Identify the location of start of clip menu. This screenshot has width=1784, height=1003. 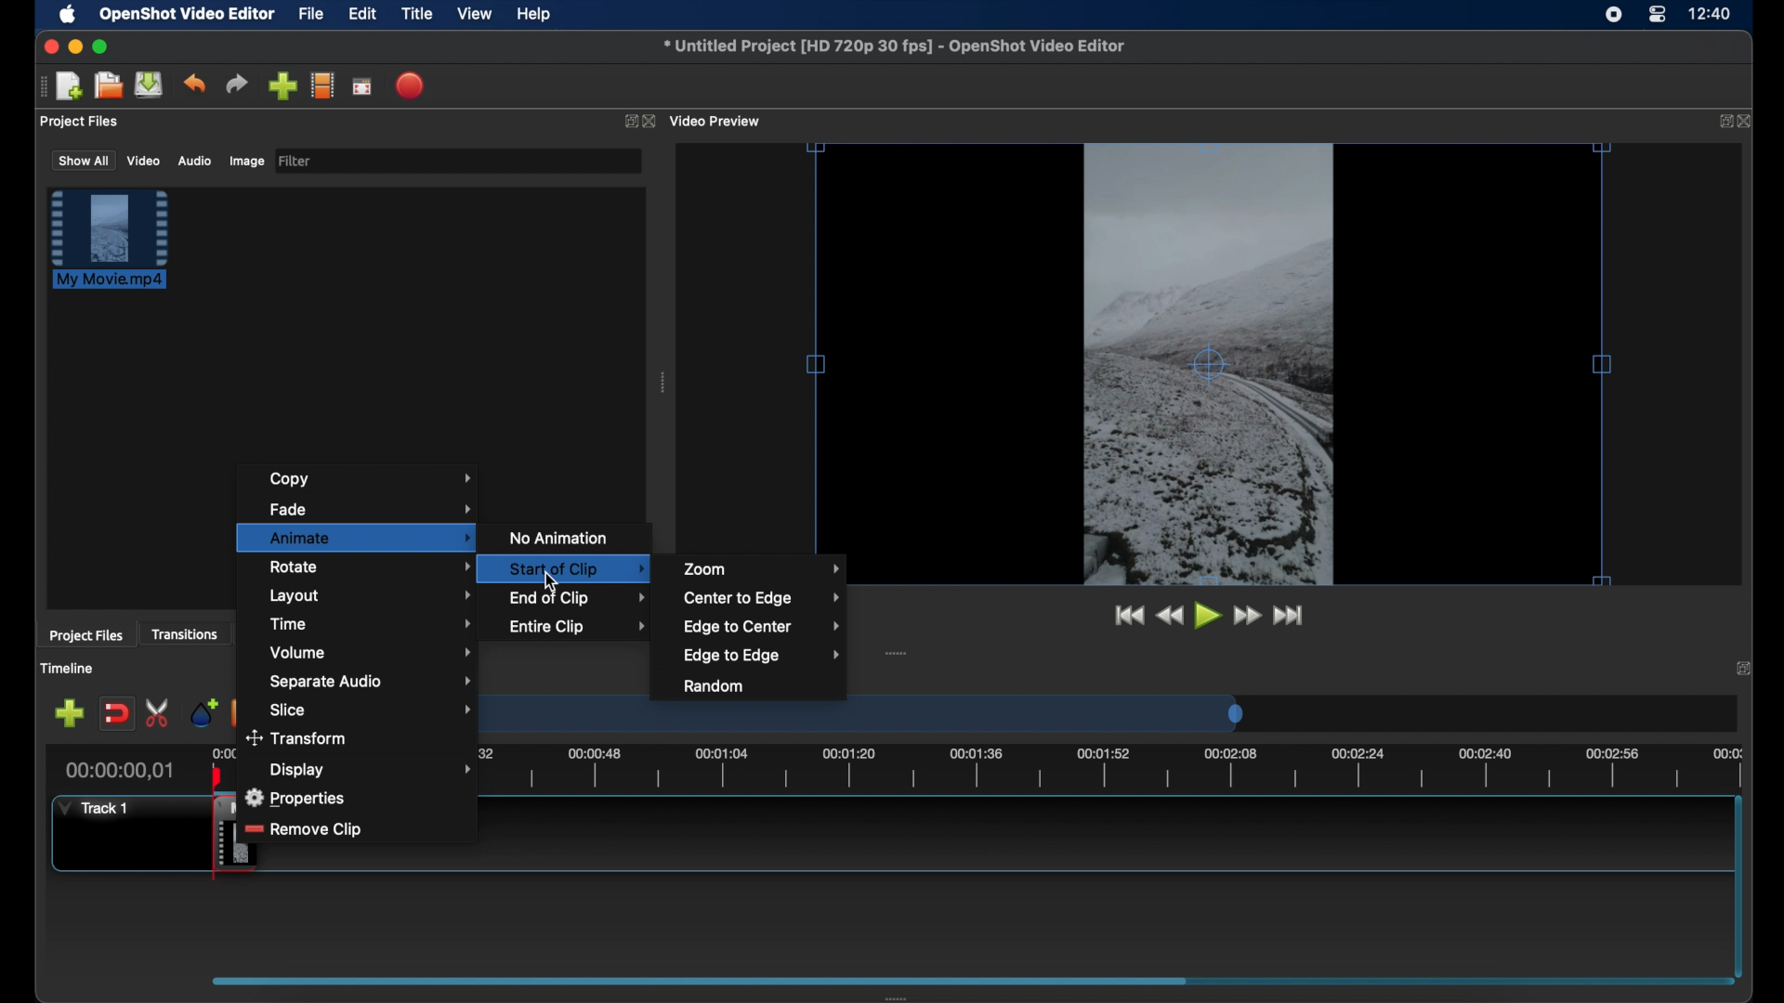
(559, 567).